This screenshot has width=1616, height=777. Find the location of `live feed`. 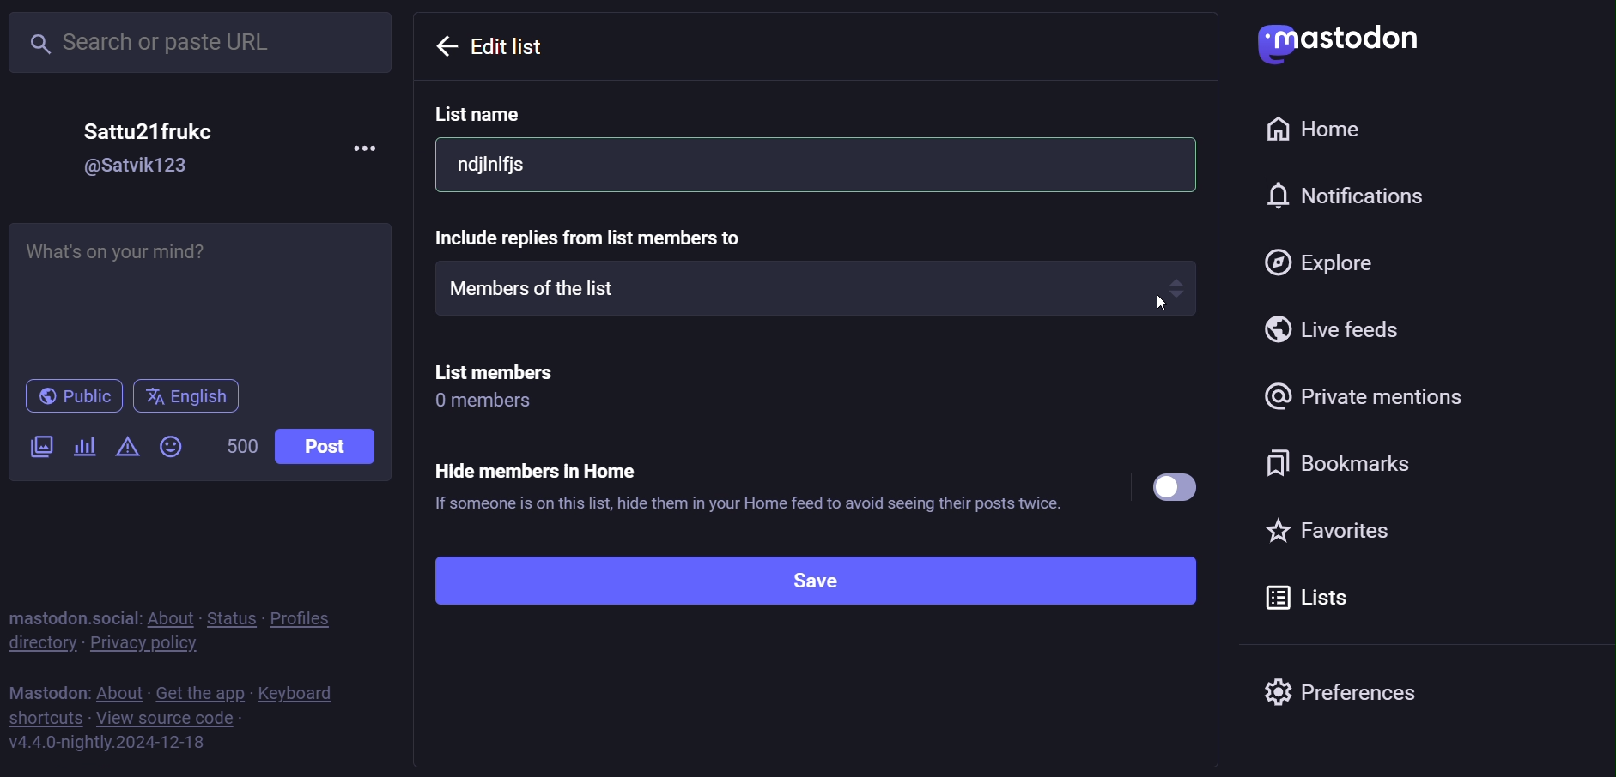

live feed is located at coordinates (1330, 329).